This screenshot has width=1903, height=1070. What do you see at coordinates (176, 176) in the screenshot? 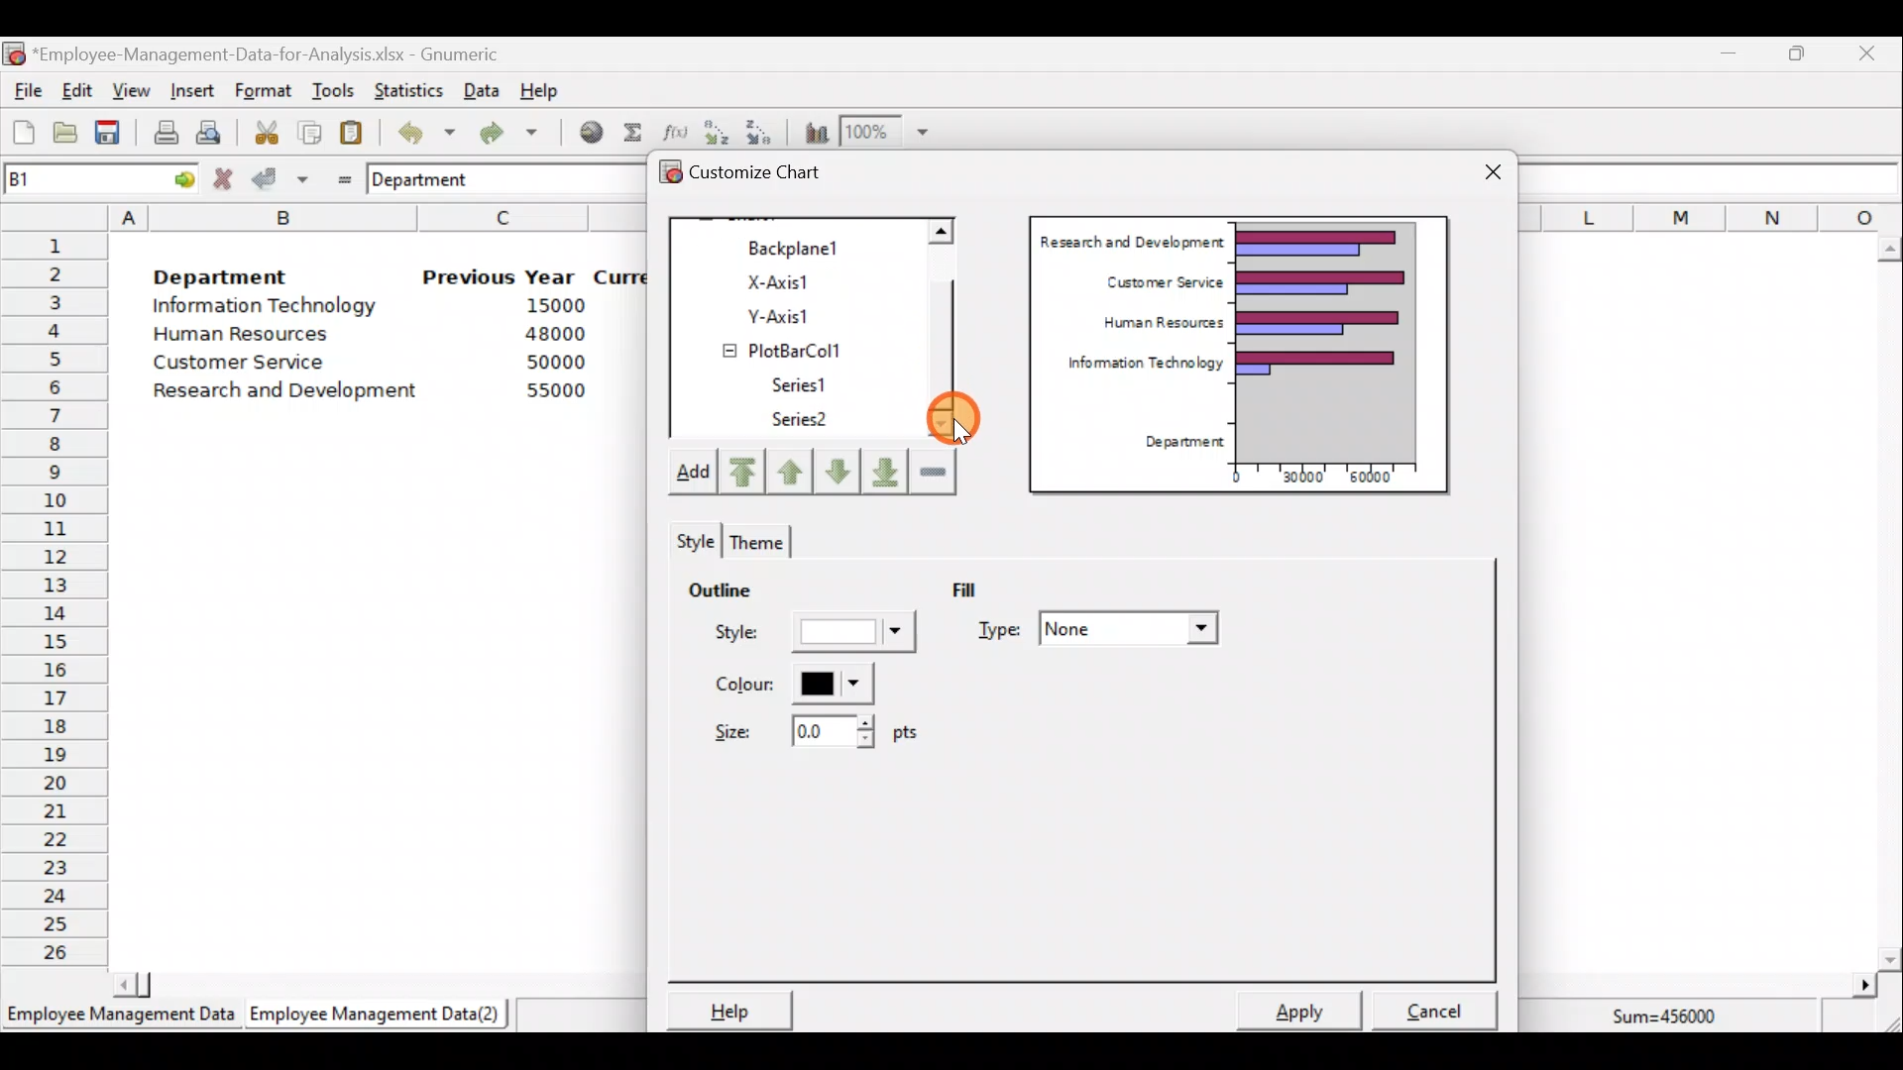
I see `go to` at bounding box center [176, 176].